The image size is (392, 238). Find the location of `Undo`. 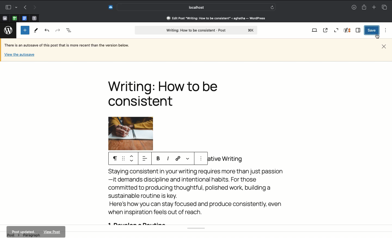

Undo is located at coordinates (47, 31).